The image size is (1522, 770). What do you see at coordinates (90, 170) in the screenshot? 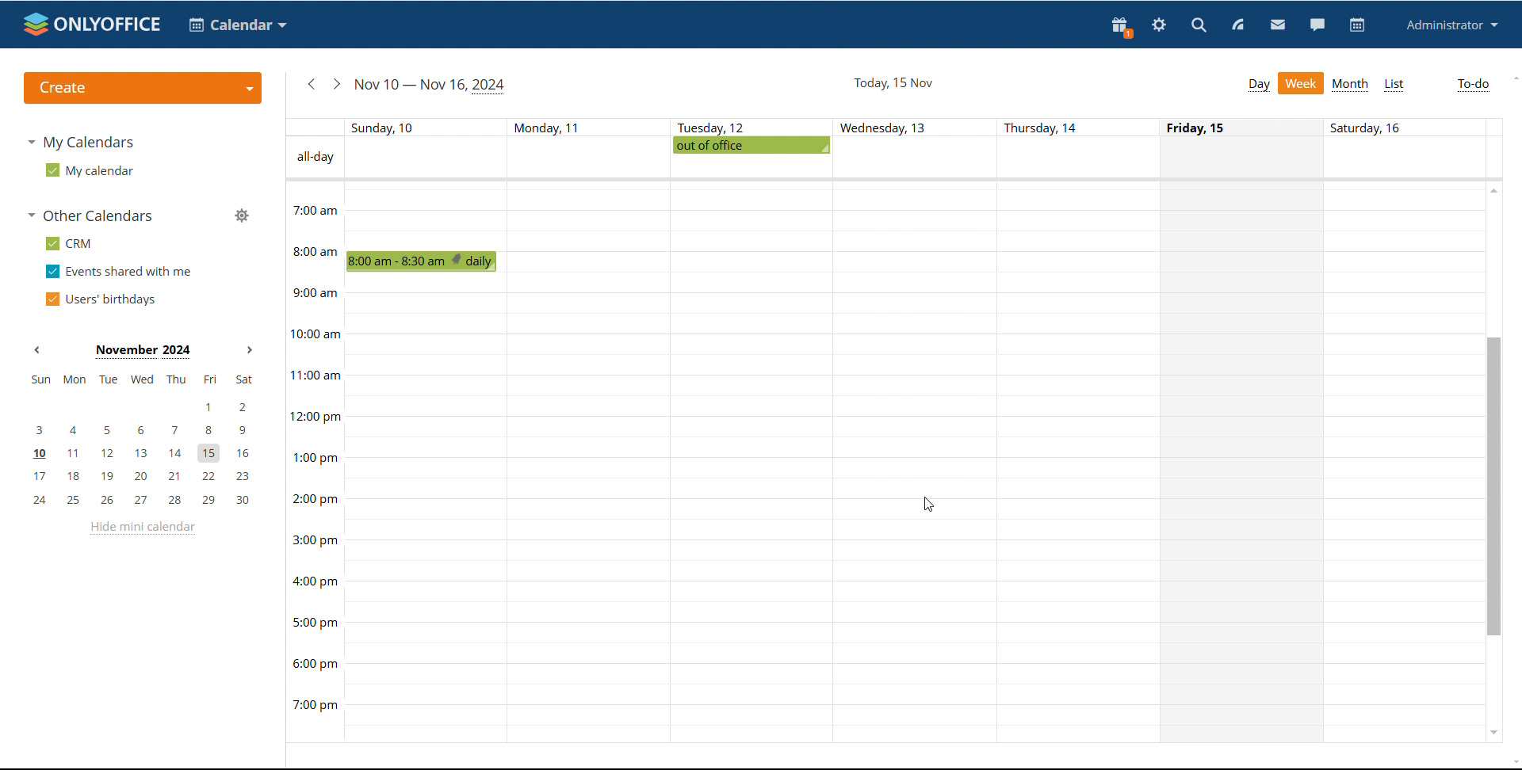
I see `my calendar` at bounding box center [90, 170].